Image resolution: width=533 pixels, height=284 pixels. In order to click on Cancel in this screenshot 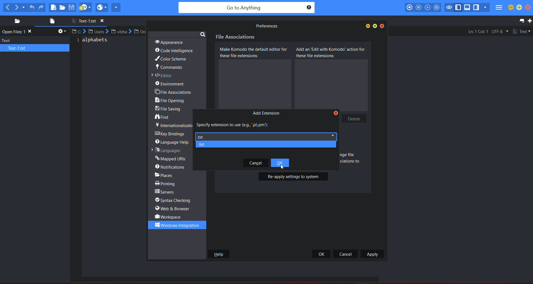, I will do `click(255, 163)`.